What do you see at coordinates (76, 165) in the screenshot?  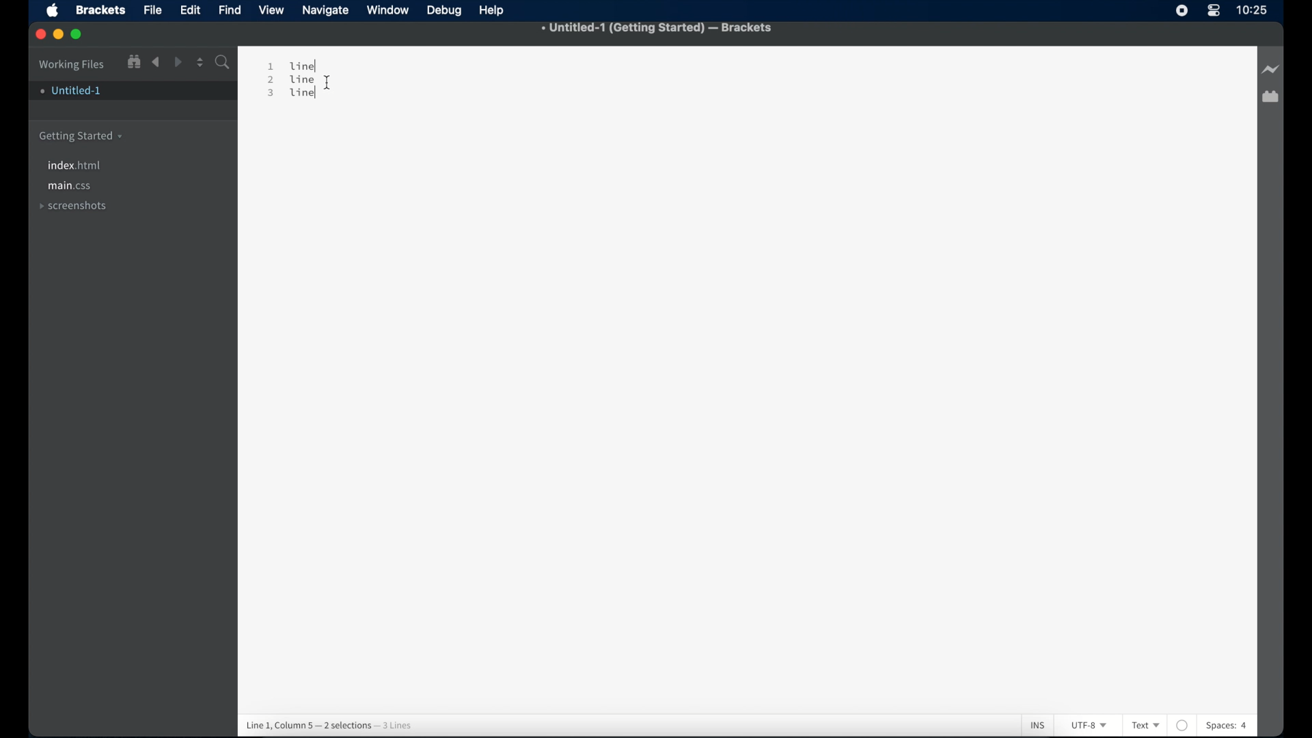 I see `index.html` at bounding box center [76, 165].